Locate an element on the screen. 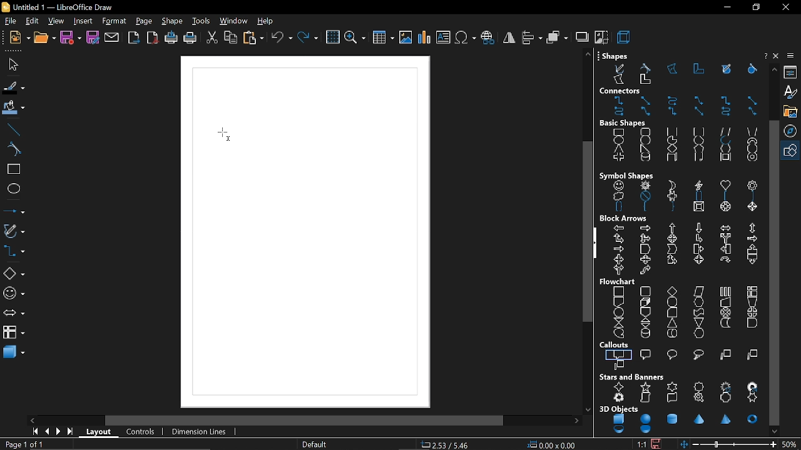 Image resolution: width=801 pixels, height=450 pixels. vertical scroll bar is located at coordinates (588, 232).